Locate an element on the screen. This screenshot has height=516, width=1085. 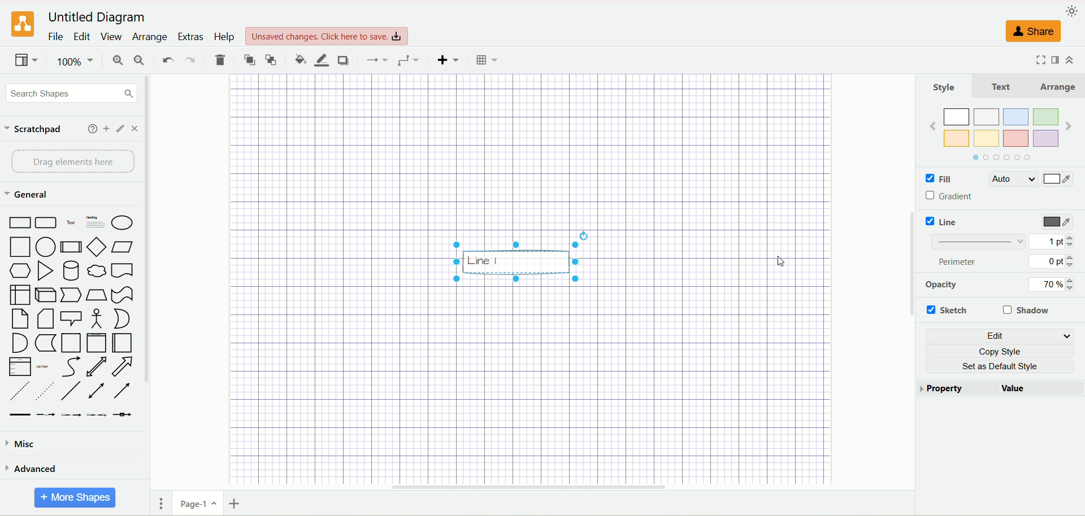
Checkbox is located at coordinates (928, 221).